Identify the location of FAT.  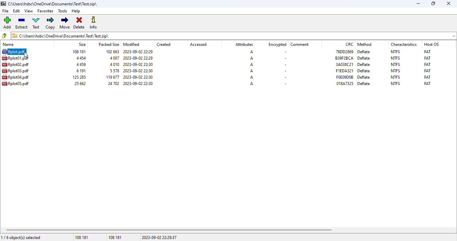
(427, 77).